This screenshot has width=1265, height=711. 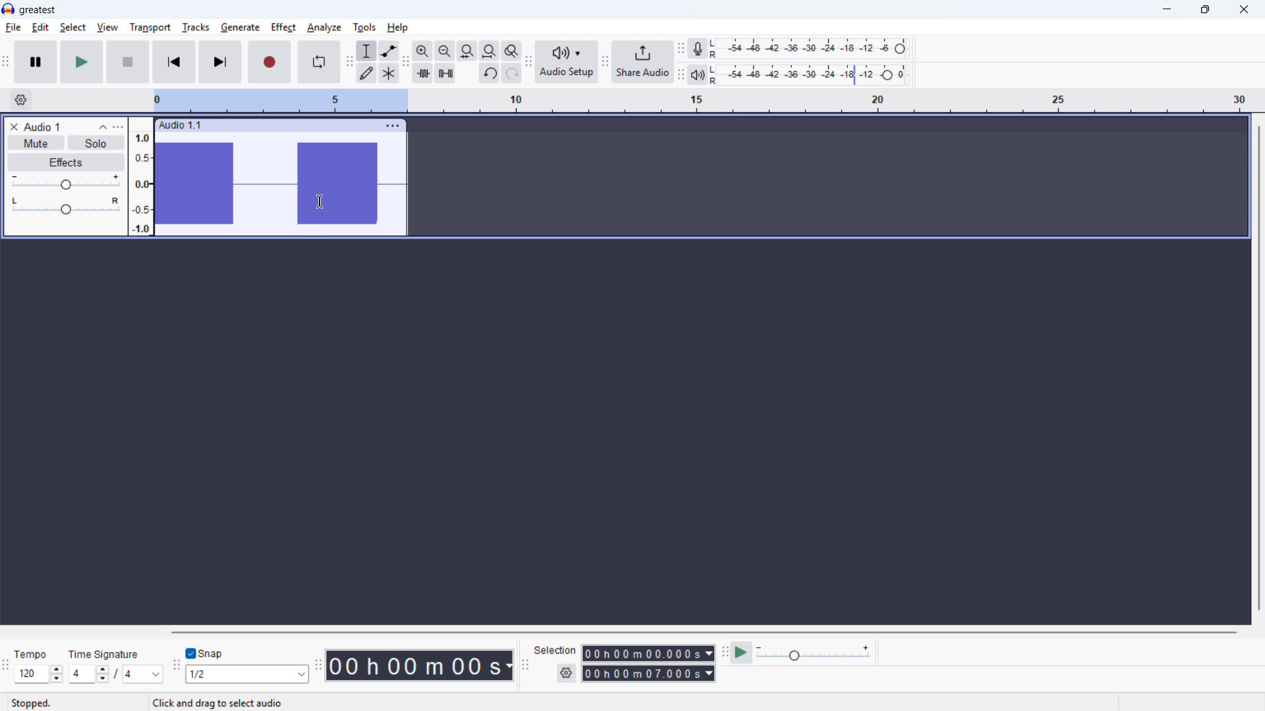 What do you see at coordinates (812, 75) in the screenshot?
I see `Playback level ` at bounding box center [812, 75].